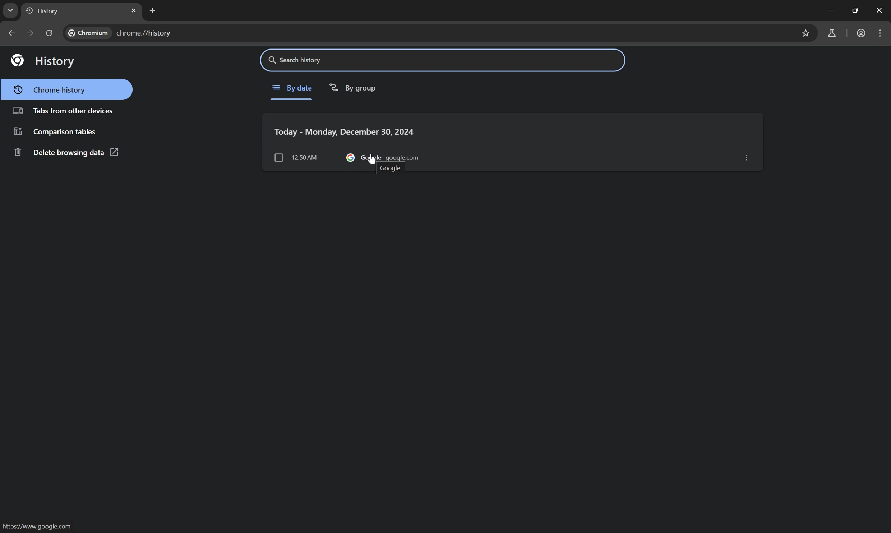 The image size is (891, 533). What do you see at coordinates (354, 88) in the screenshot?
I see `By group` at bounding box center [354, 88].